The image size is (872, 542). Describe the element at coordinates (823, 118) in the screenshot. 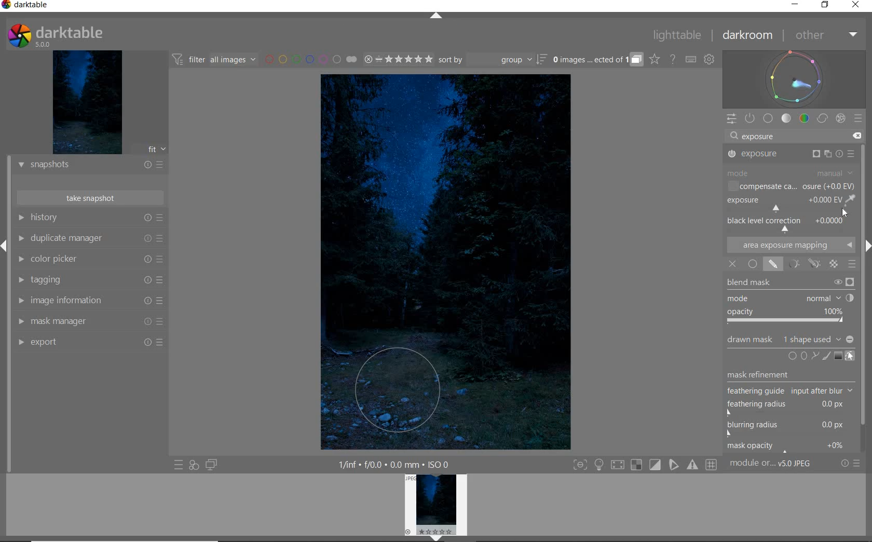

I see `CORRECT` at that location.